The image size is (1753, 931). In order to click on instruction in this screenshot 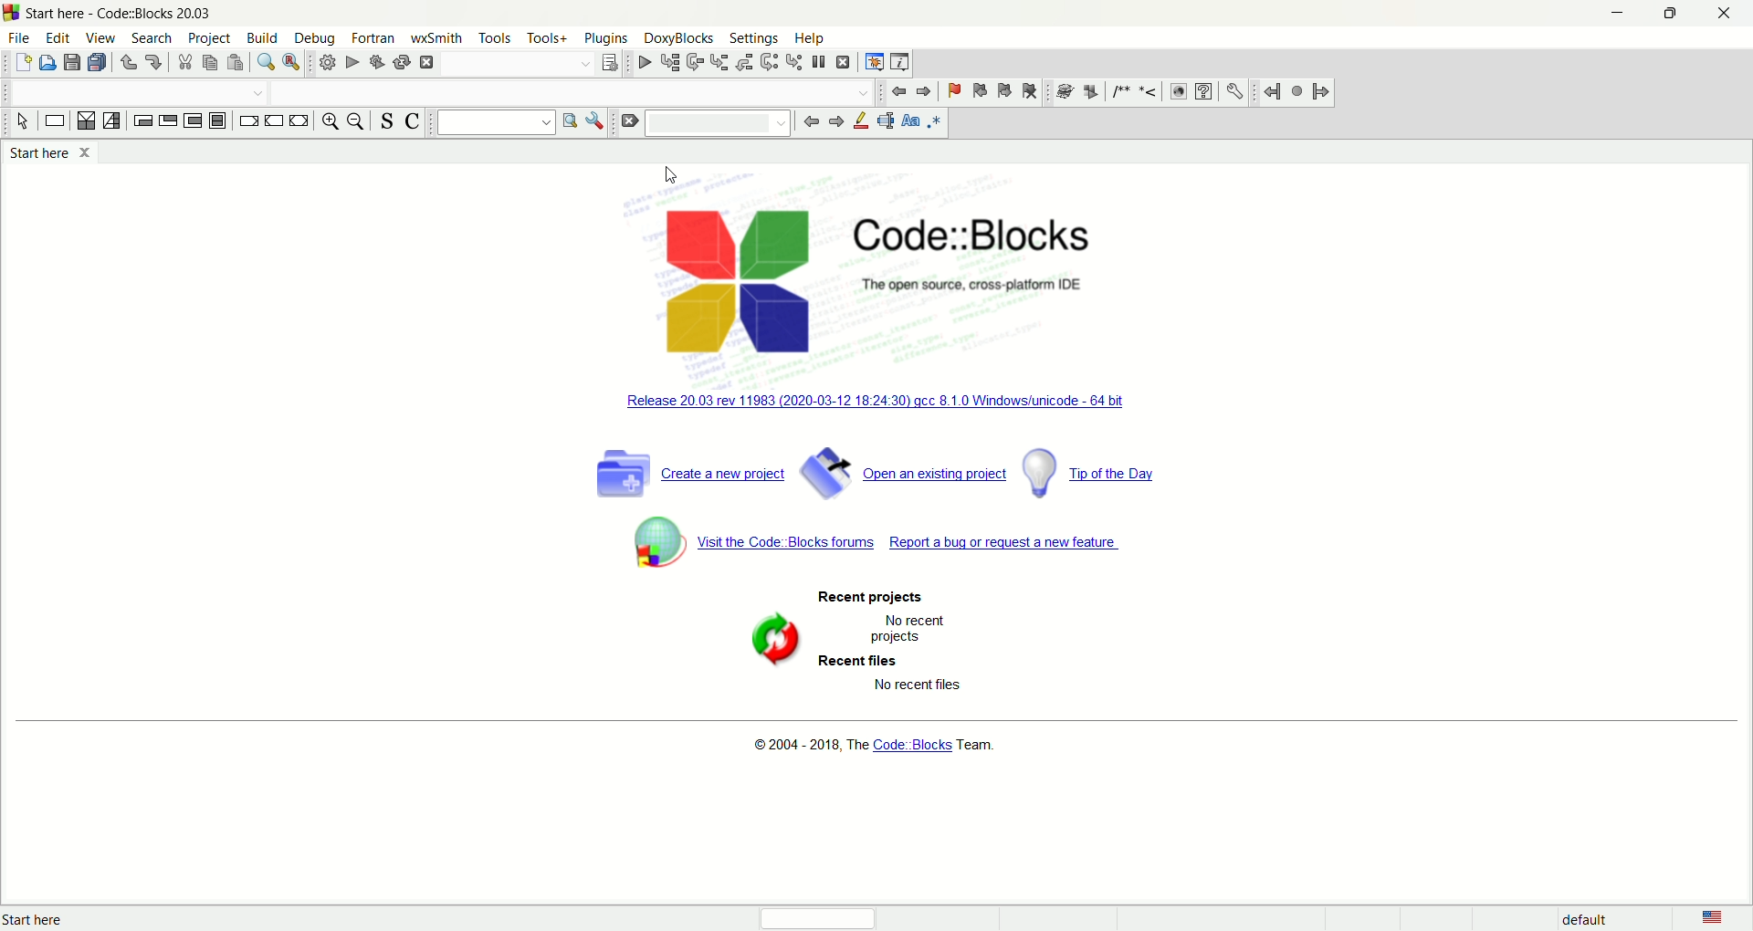, I will do `click(54, 122)`.